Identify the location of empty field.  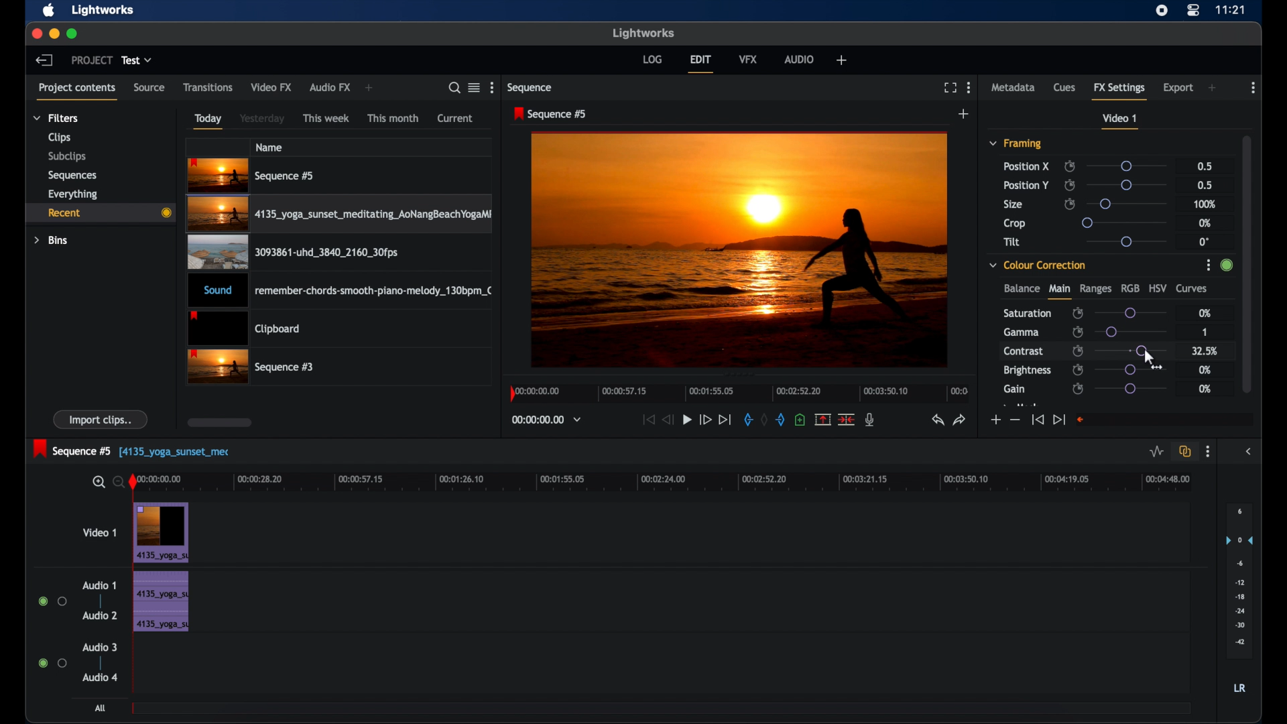
(1164, 420).